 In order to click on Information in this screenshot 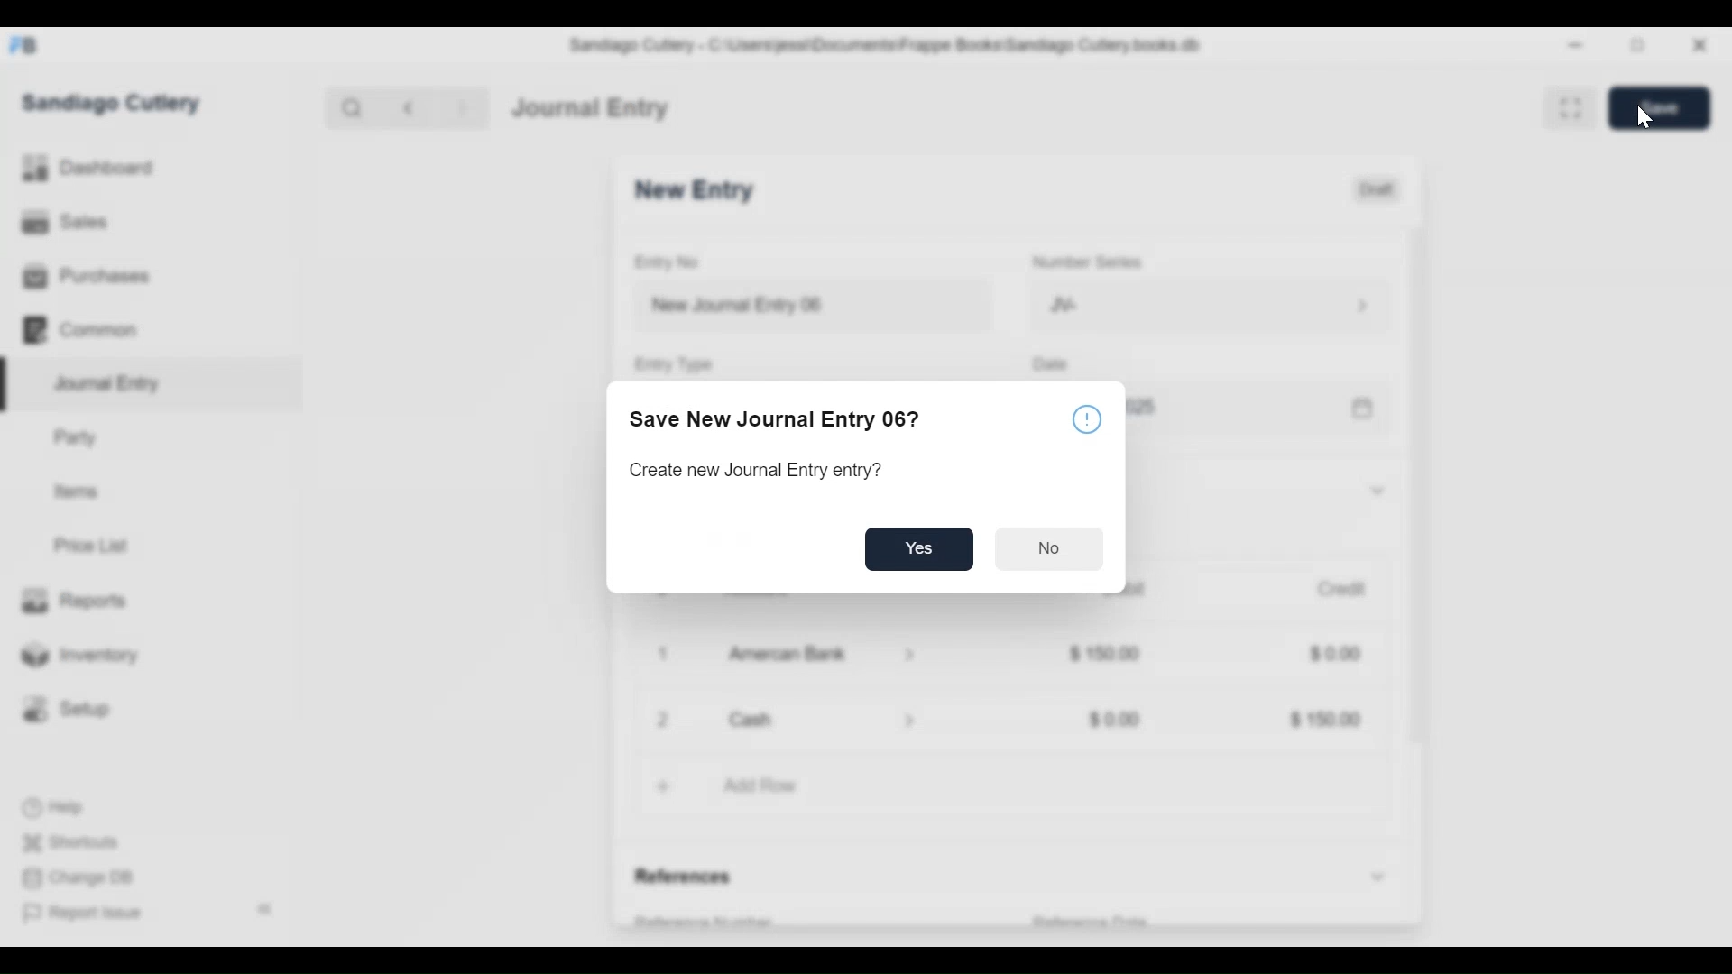, I will do `click(1086, 421)`.